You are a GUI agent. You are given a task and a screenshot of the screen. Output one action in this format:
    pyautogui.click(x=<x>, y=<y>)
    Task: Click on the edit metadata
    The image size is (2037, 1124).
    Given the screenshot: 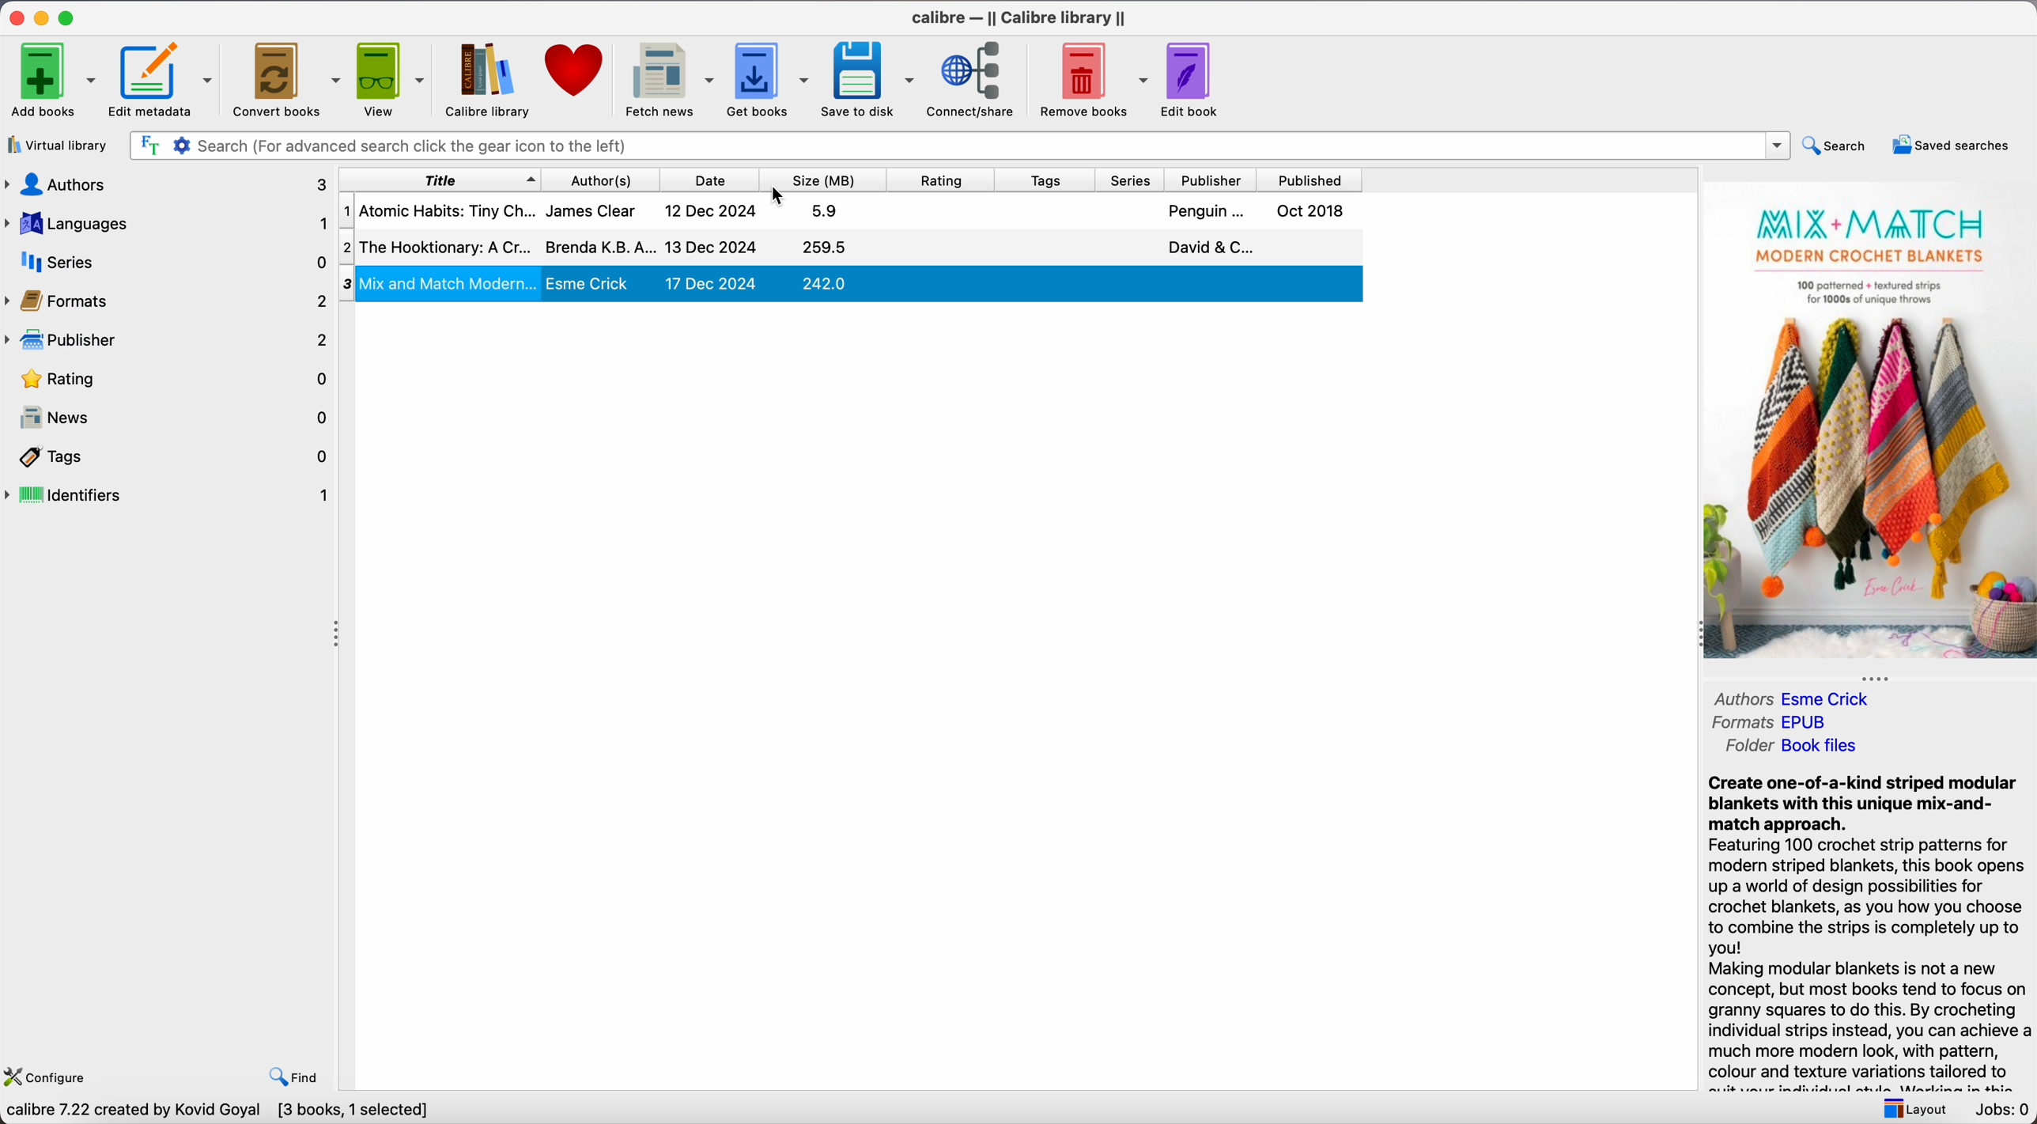 What is the action you would take?
    pyautogui.click(x=164, y=80)
    